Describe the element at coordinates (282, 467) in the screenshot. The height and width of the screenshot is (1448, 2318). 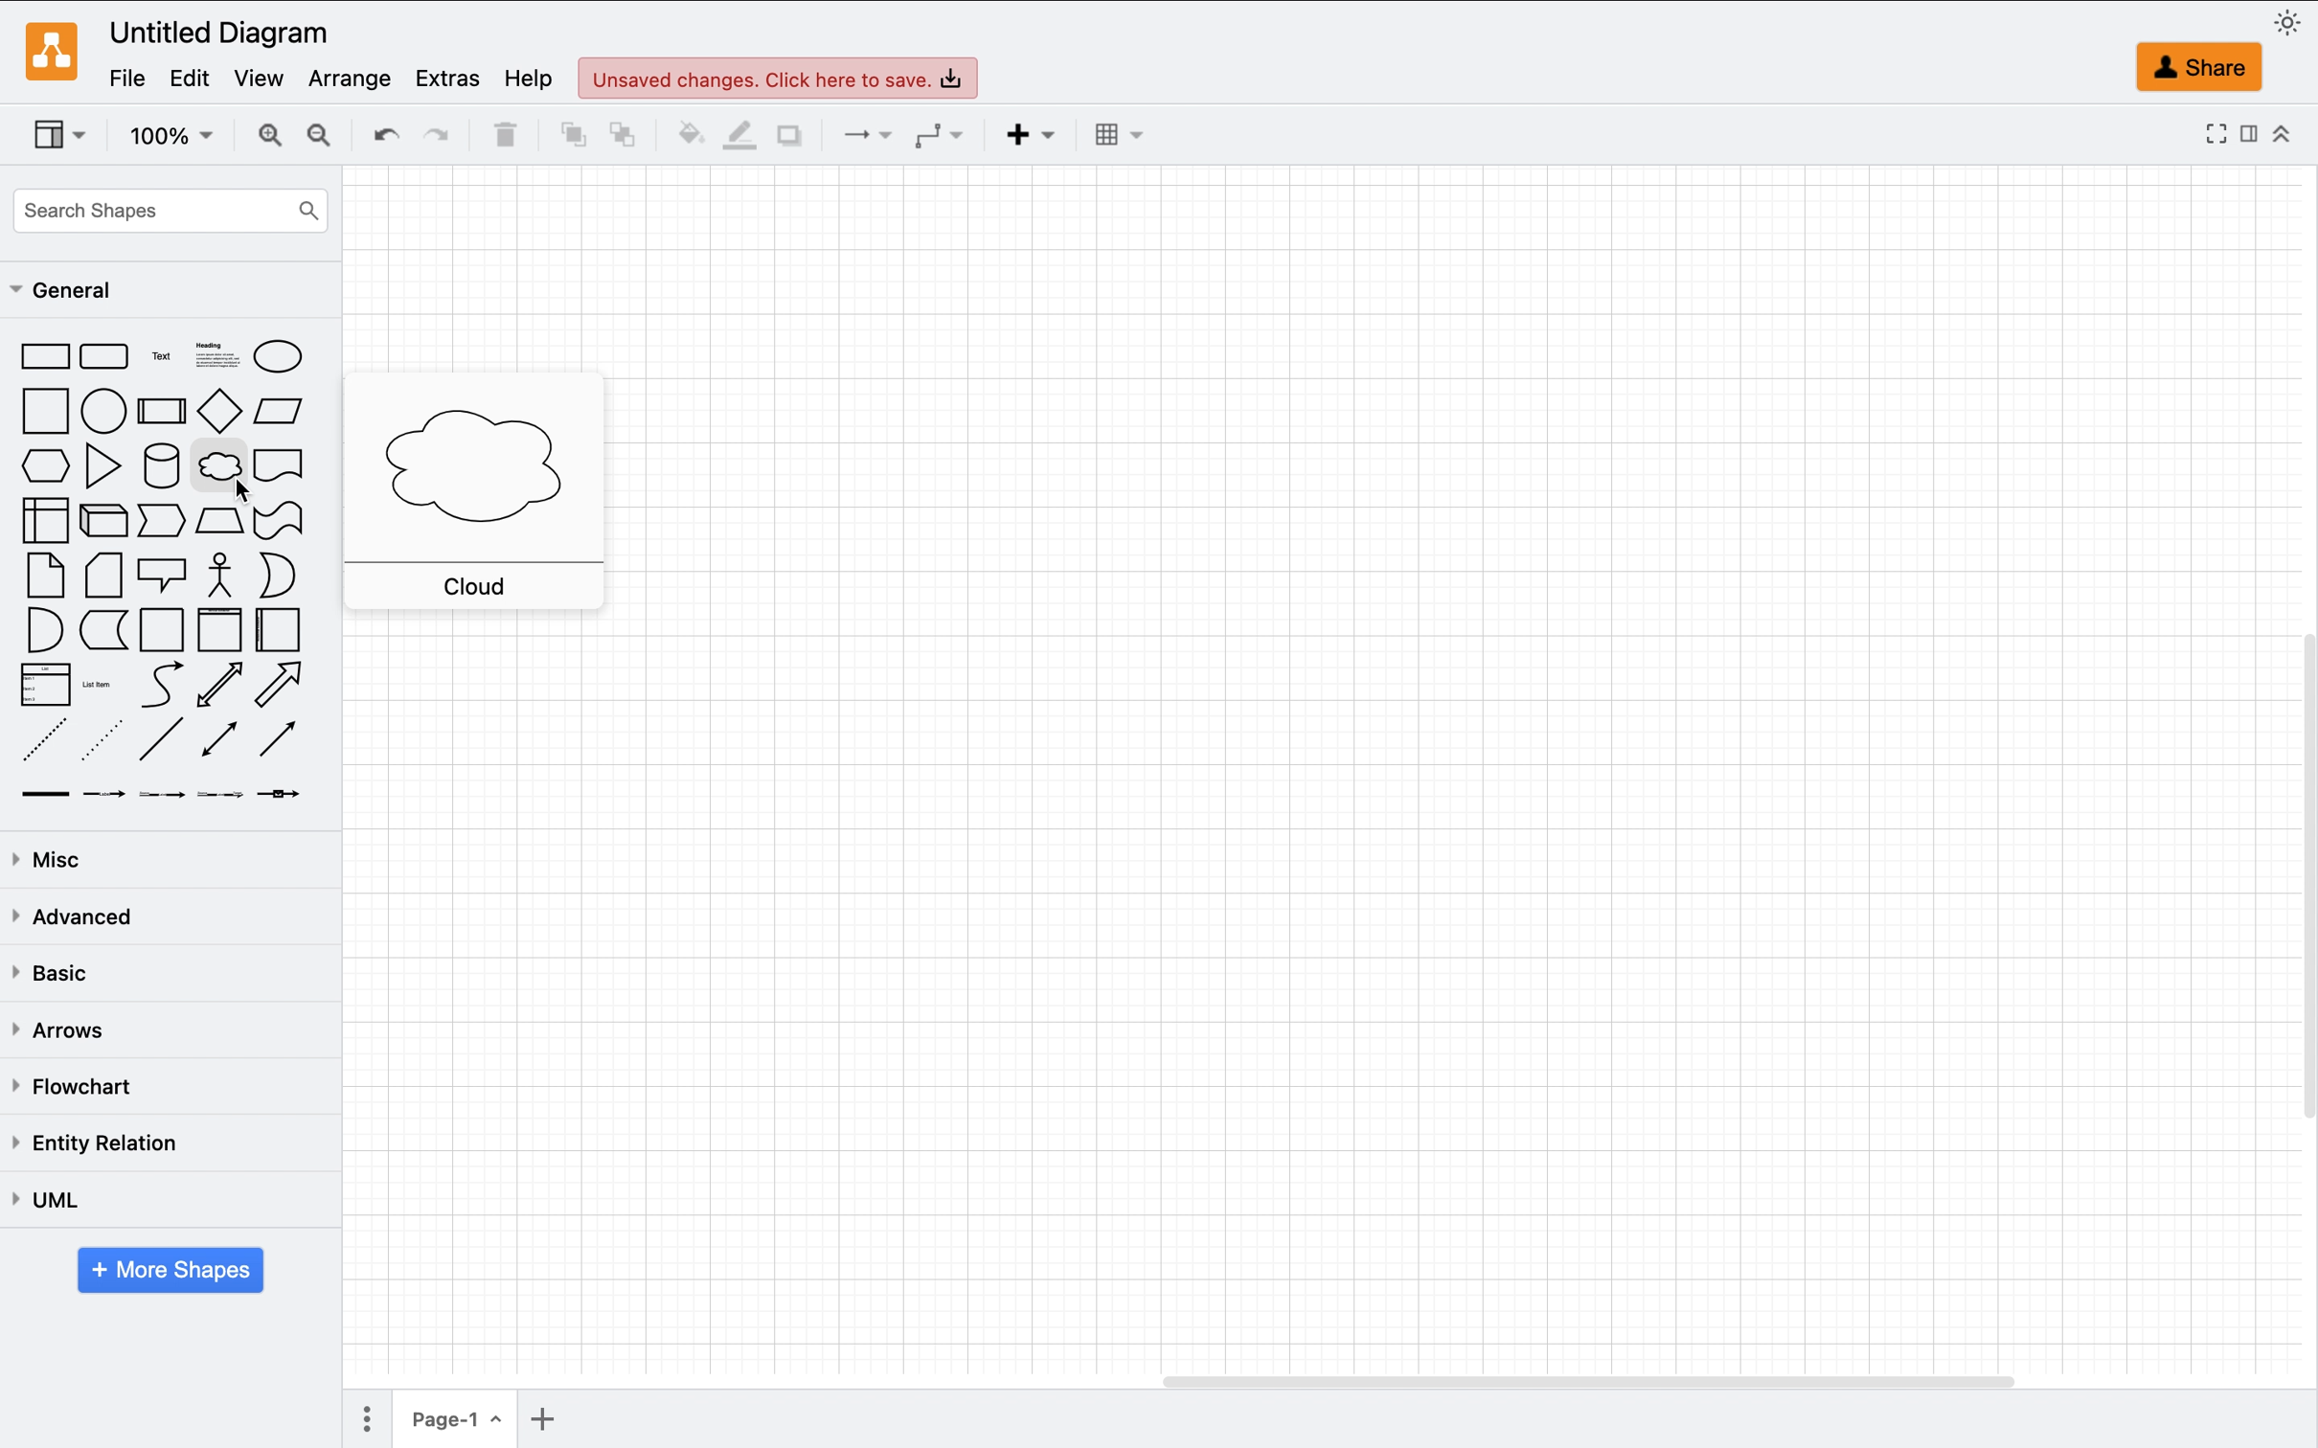
I see `document` at that location.